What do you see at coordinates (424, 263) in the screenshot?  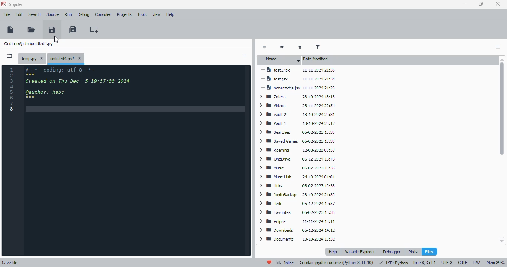 I see `line 8, col 1` at bounding box center [424, 263].